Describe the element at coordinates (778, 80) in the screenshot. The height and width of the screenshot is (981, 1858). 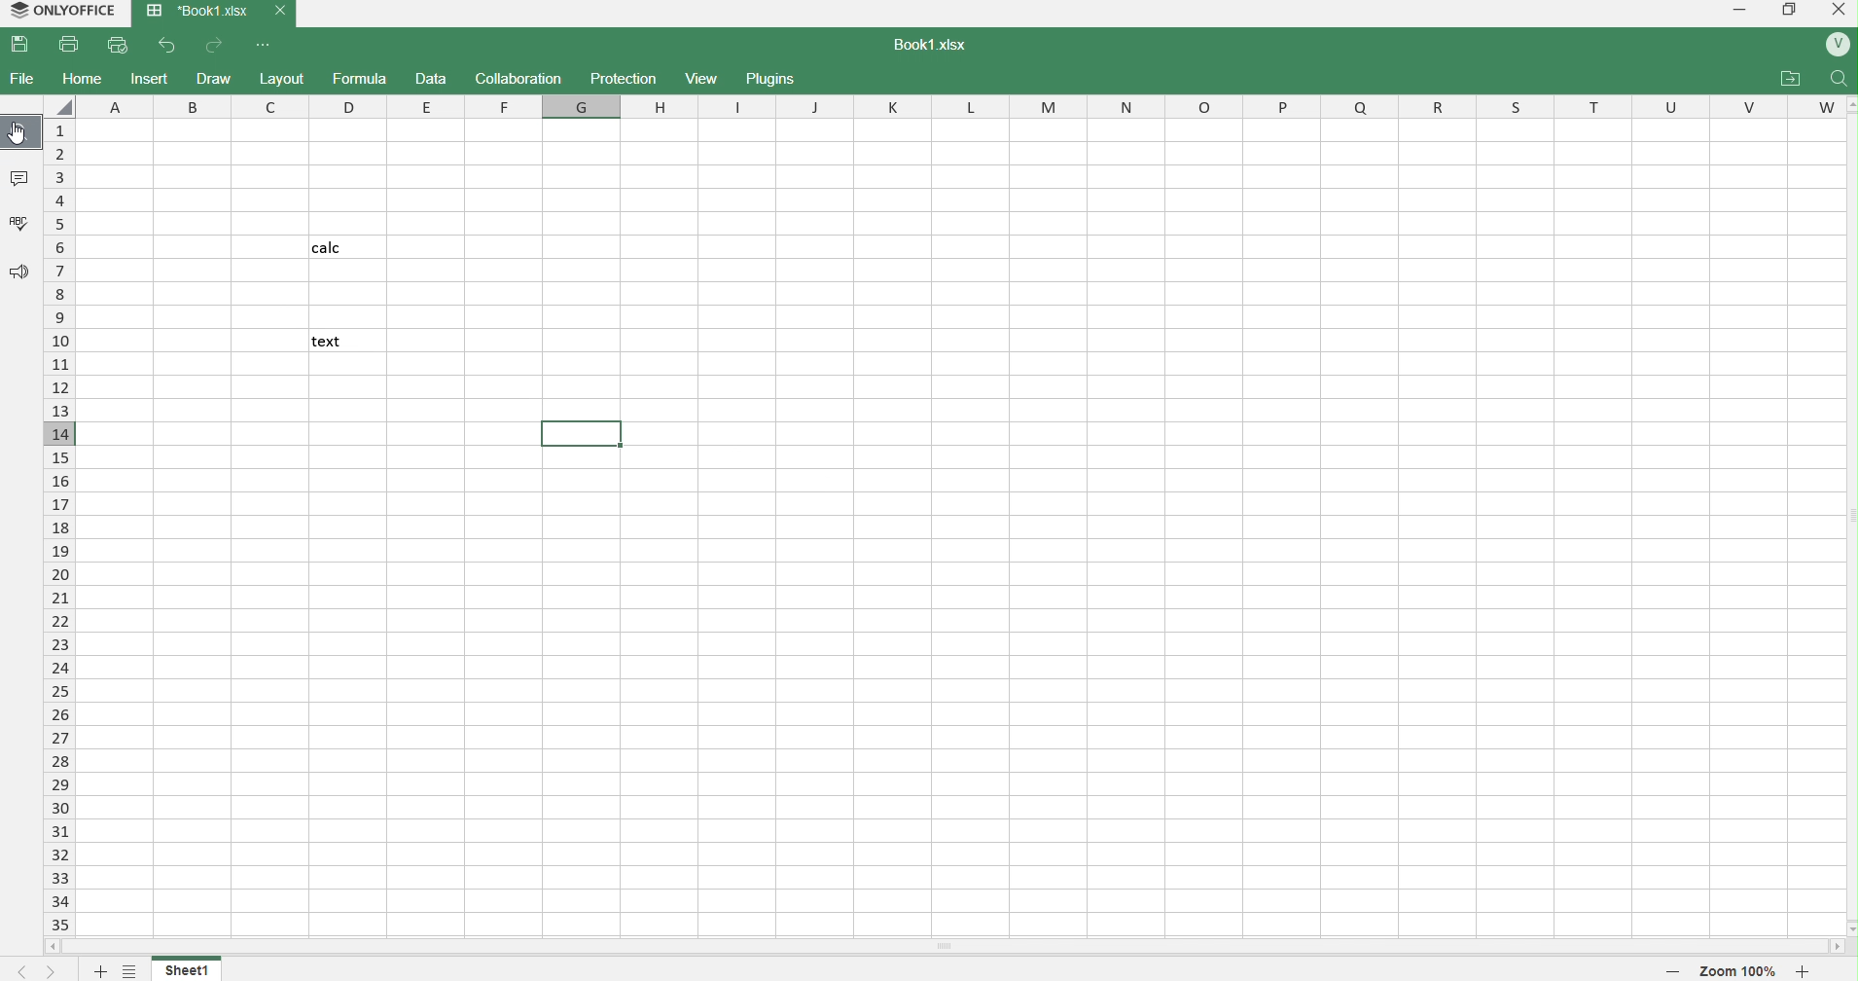
I see `plugins` at that location.